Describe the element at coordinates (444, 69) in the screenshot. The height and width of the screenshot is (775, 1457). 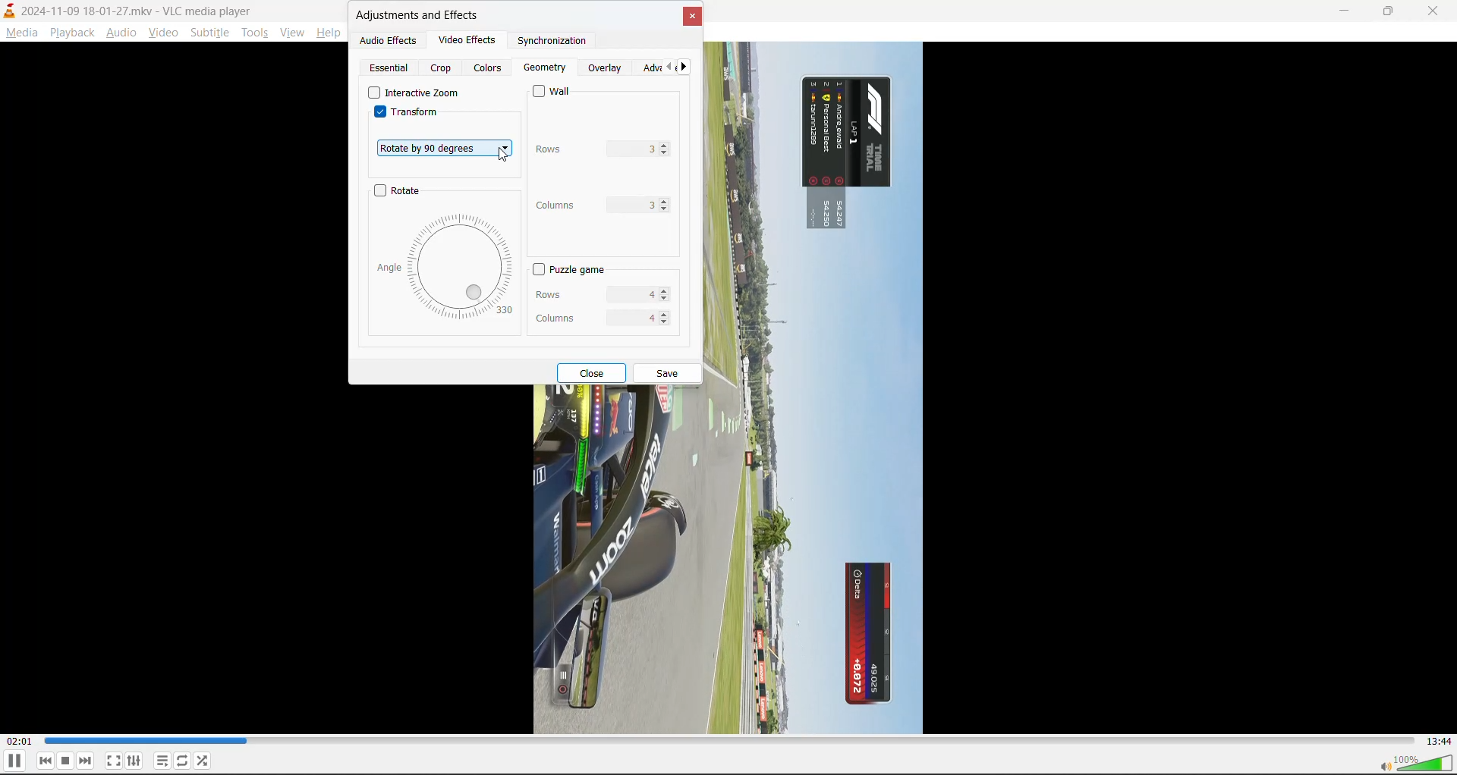
I see `crop` at that location.